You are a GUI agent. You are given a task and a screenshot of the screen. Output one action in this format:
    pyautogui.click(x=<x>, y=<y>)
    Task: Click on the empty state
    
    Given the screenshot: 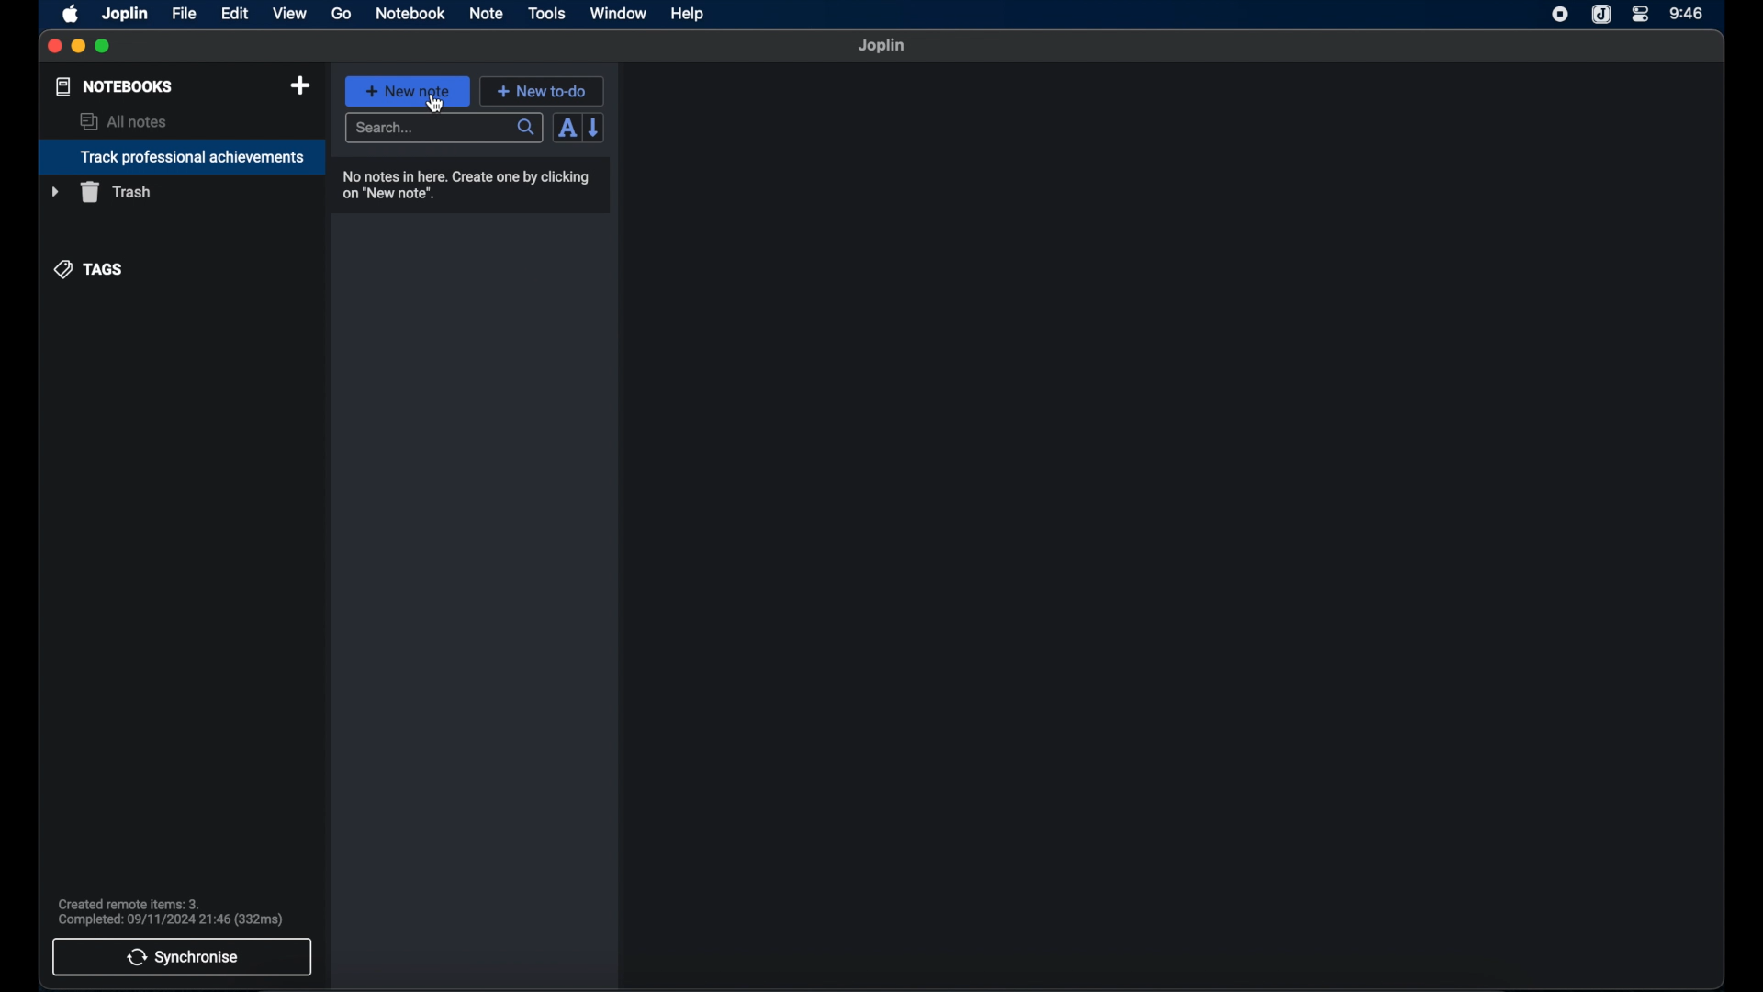 What is the action you would take?
    pyautogui.click(x=1173, y=525)
    